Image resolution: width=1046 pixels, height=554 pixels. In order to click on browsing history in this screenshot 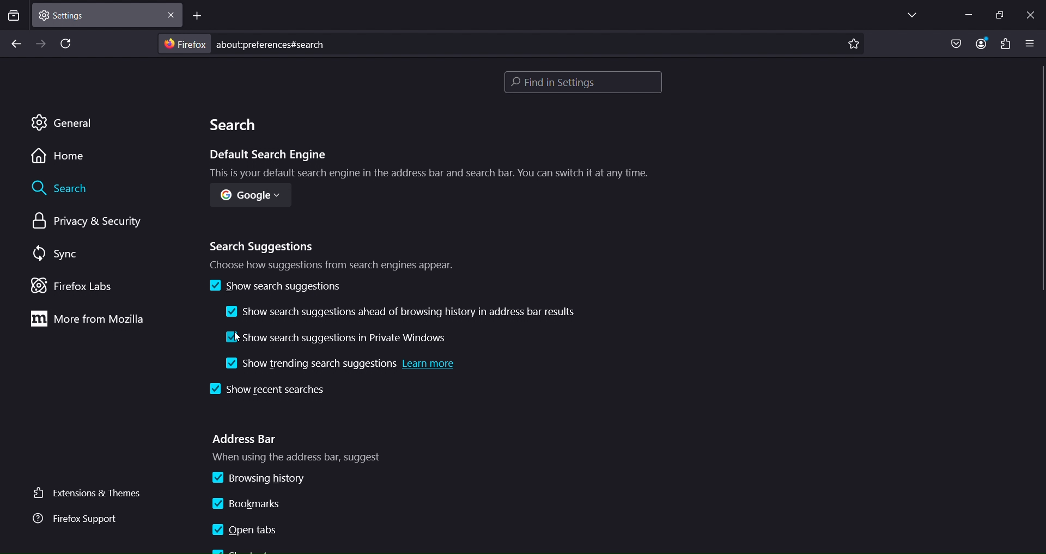, I will do `click(261, 478)`.